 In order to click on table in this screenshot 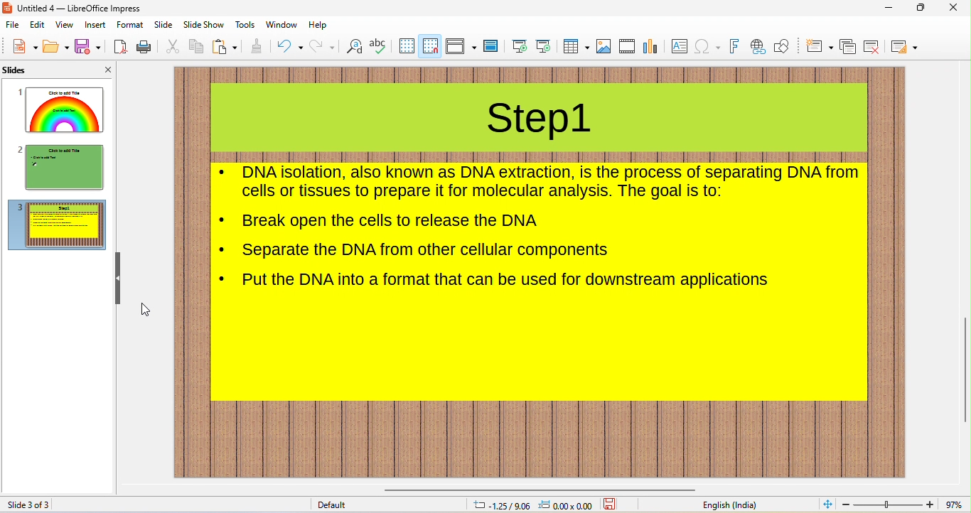, I will do `click(575, 47)`.